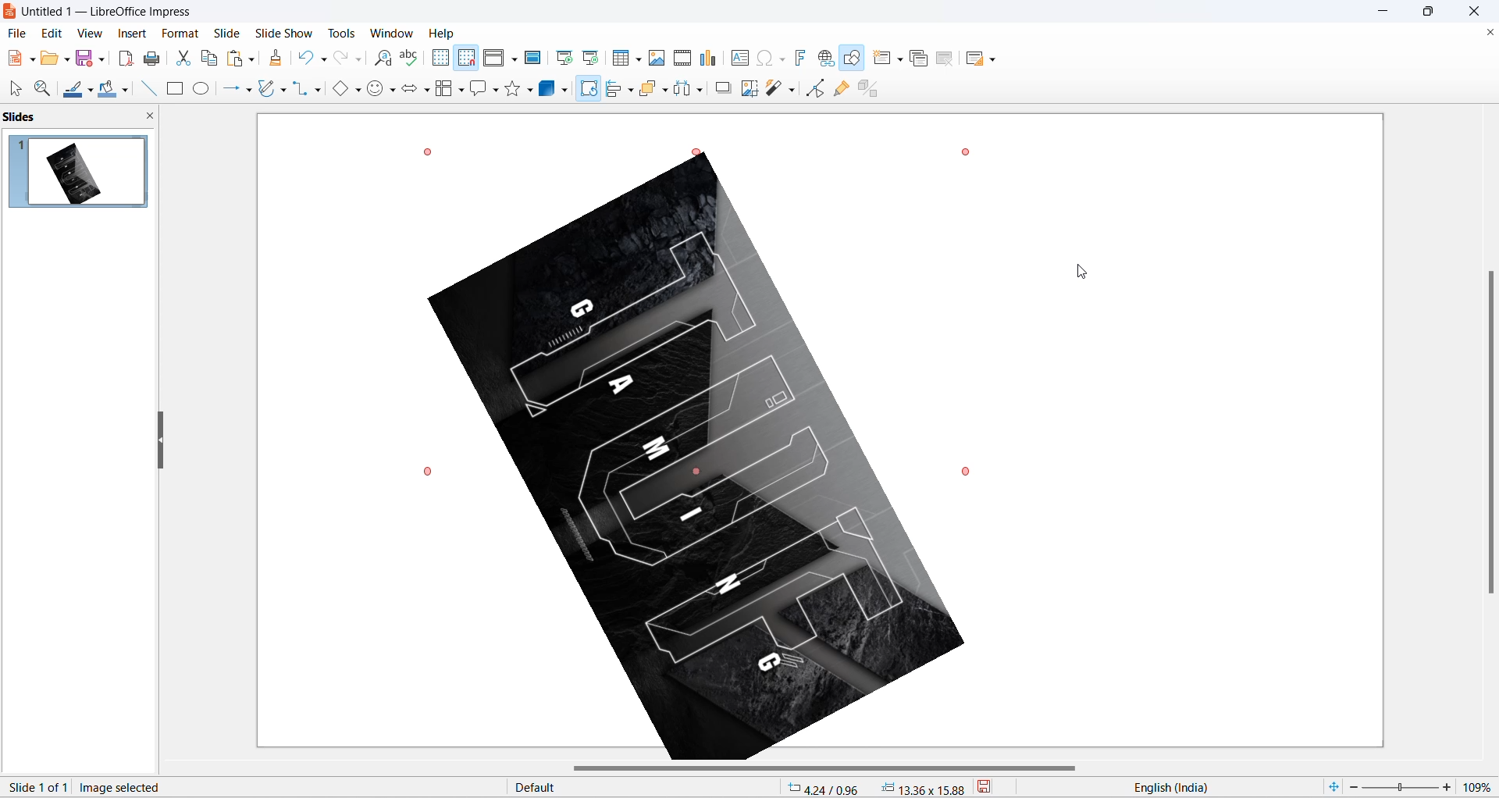 Image resolution: width=1499 pixels, height=798 pixels. I want to click on insert text, so click(738, 58).